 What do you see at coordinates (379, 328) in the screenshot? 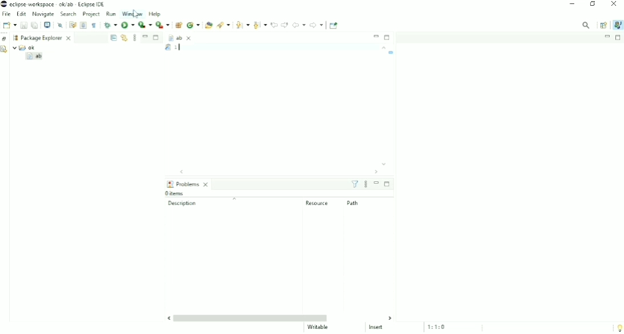
I see `Insert` at bounding box center [379, 328].